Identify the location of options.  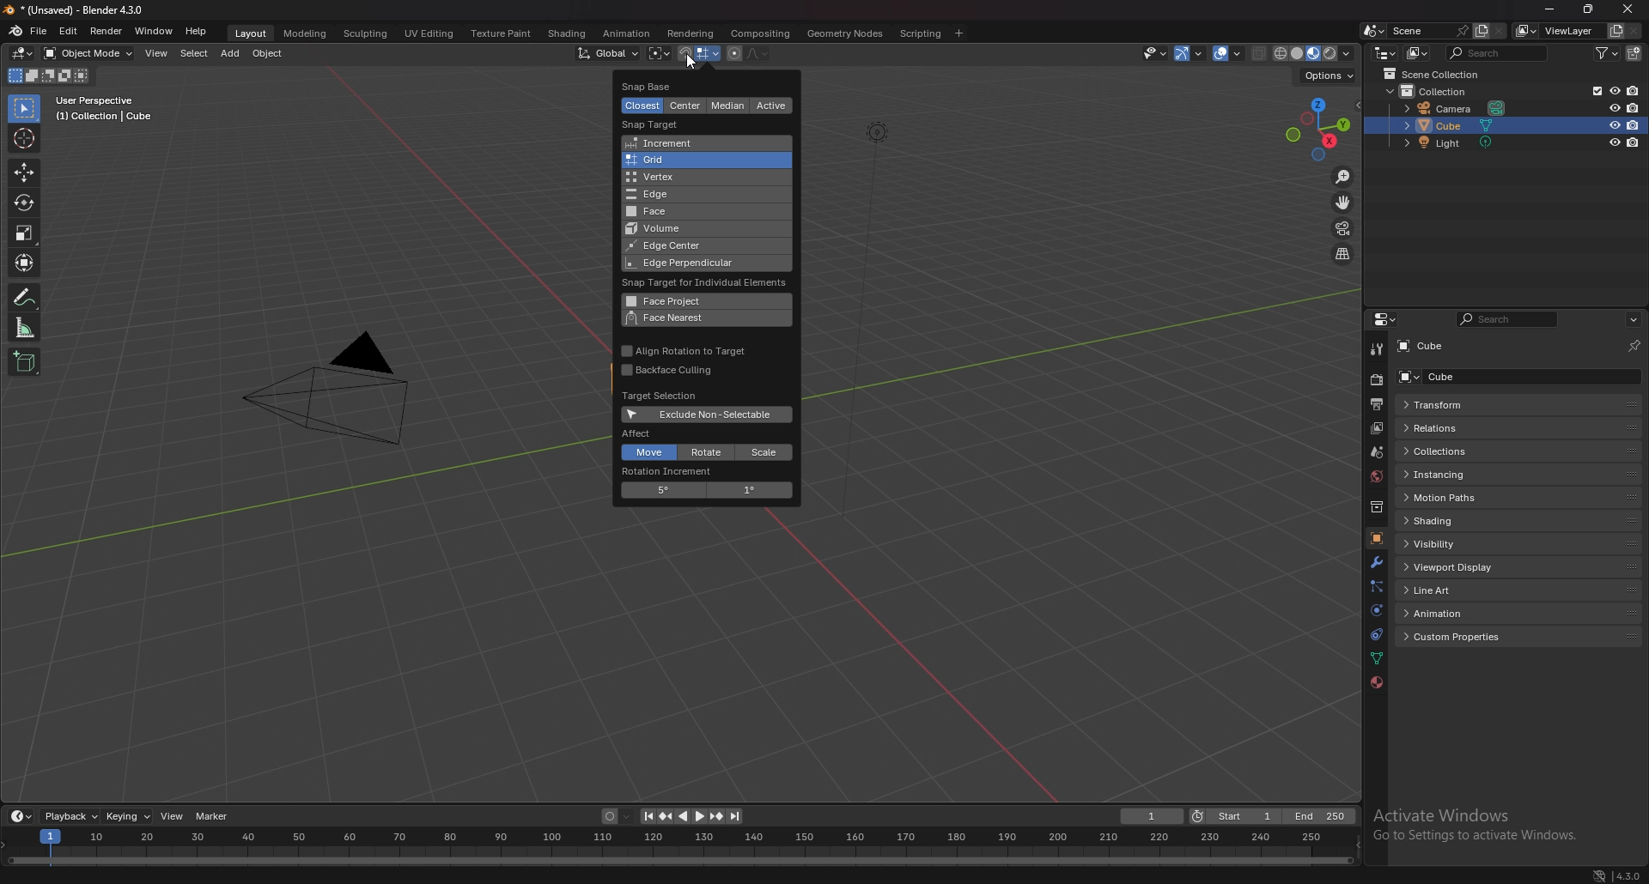
(1331, 77).